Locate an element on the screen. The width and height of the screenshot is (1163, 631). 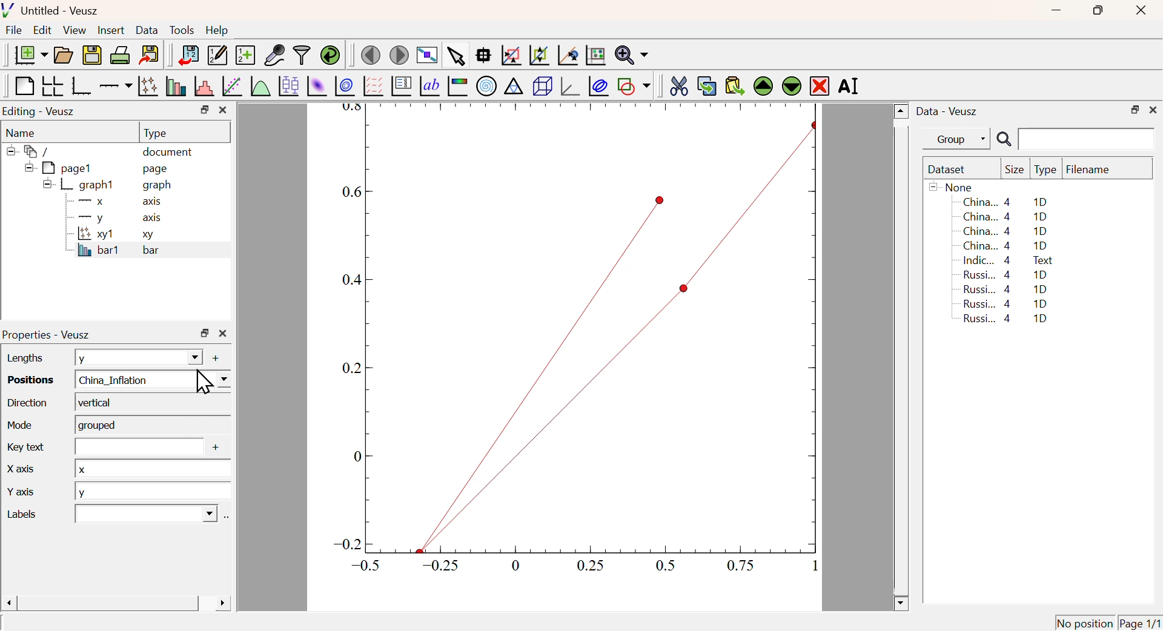
Direction is located at coordinates (27, 402).